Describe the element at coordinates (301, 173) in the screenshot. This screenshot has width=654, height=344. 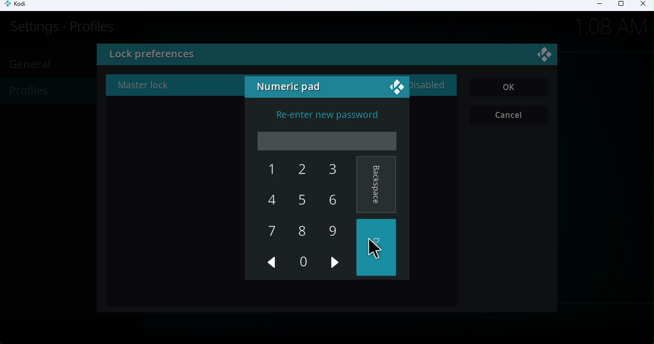
I see `2` at that location.